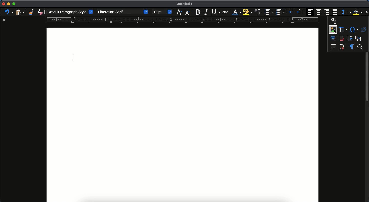  What do you see at coordinates (179, 12) in the screenshot?
I see `increase size` at bounding box center [179, 12].